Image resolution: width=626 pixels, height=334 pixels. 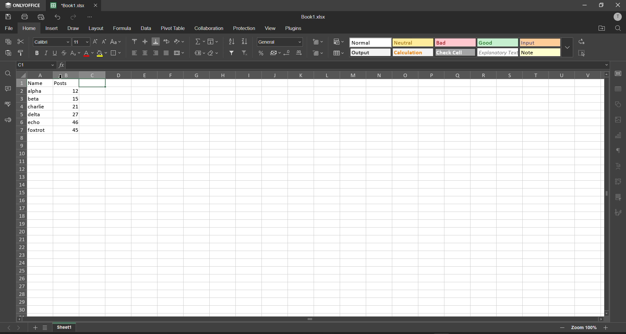 I want to click on text settings, so click(x=619, y=166).